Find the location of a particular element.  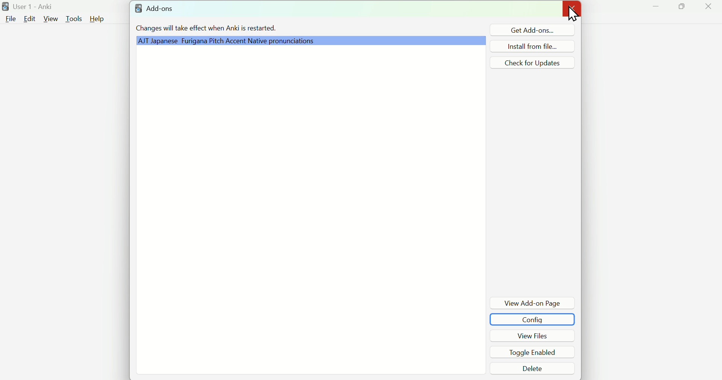

Minimize is located at coordinates (659, 10).